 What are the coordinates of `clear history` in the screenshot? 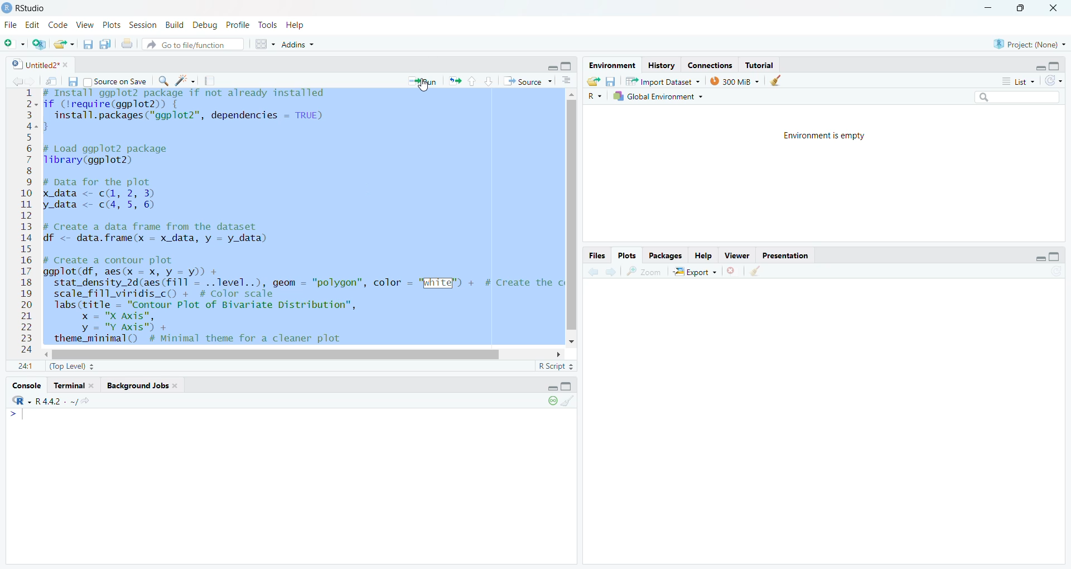 It's located at (781, 80).